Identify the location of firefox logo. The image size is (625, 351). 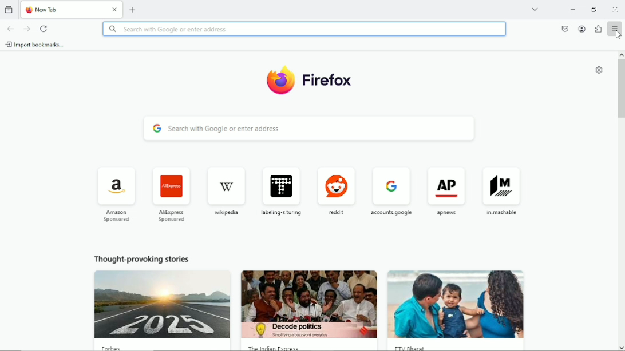
(29, 11).